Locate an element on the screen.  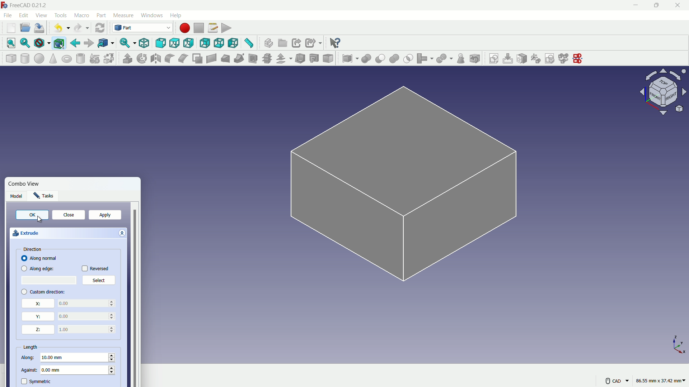
join object is located at coordinates (425, 58).